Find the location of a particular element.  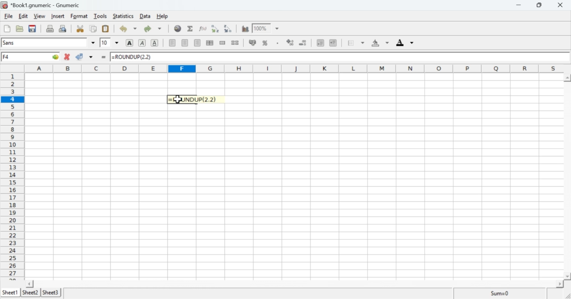

Increase indent is located at coordinates (333, 42).